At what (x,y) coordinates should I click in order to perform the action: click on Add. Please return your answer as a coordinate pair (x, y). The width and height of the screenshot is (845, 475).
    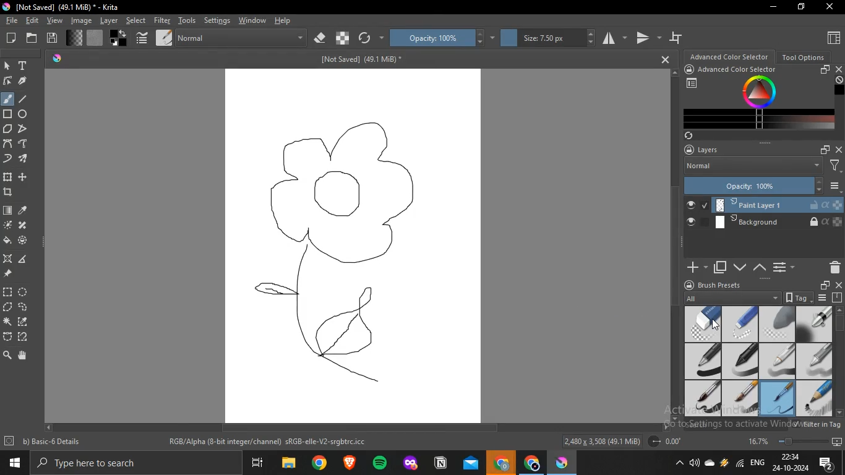
    Looking at the image, I should click on (695, 263).